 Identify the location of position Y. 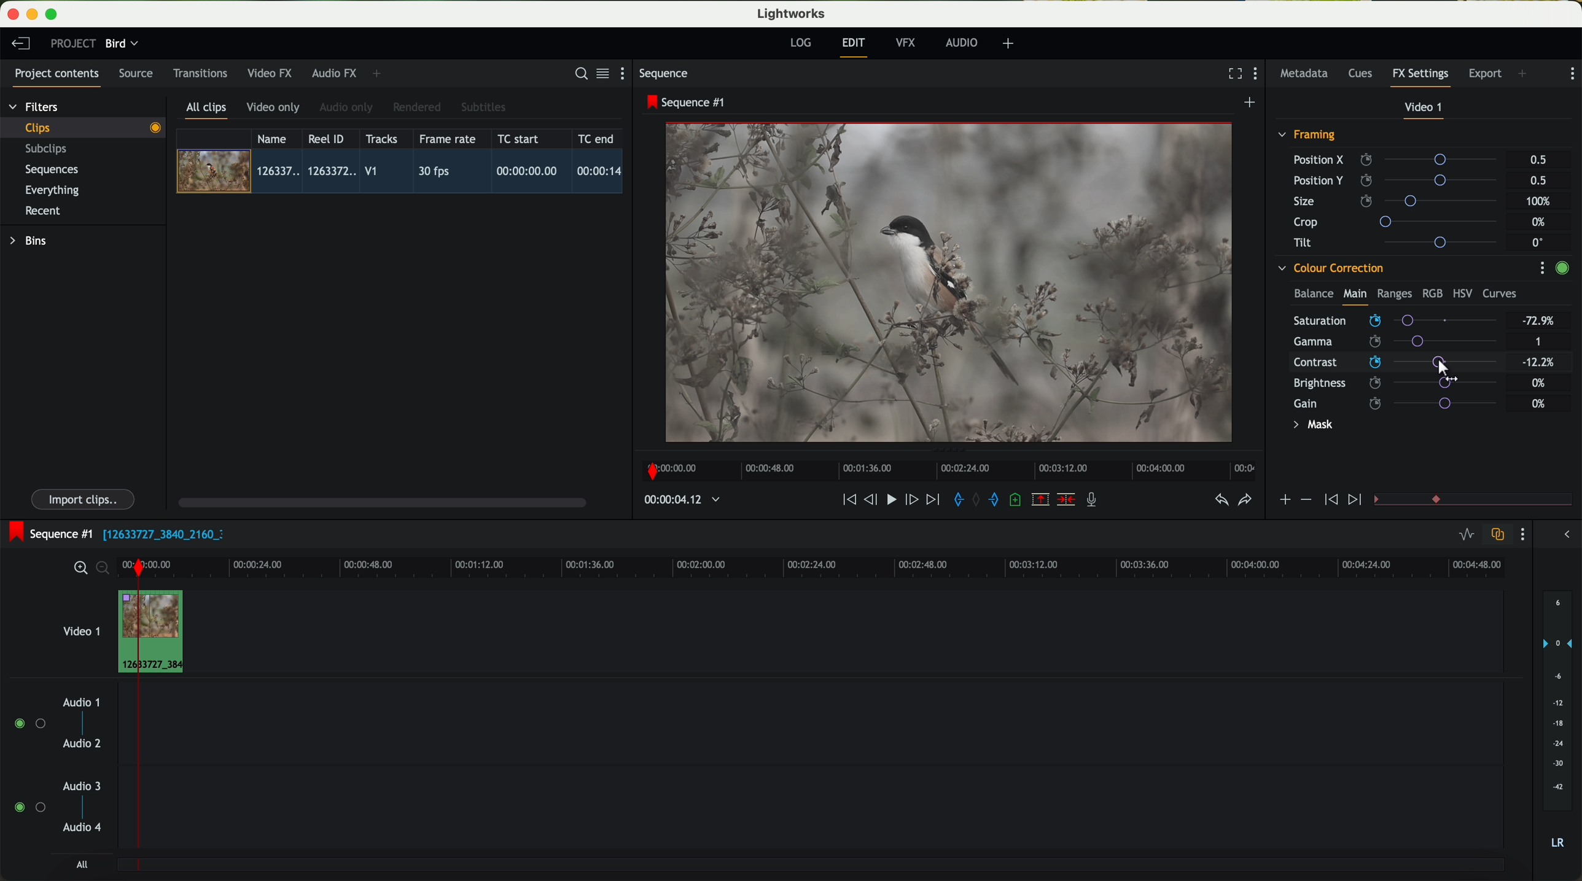
(1400, 180).